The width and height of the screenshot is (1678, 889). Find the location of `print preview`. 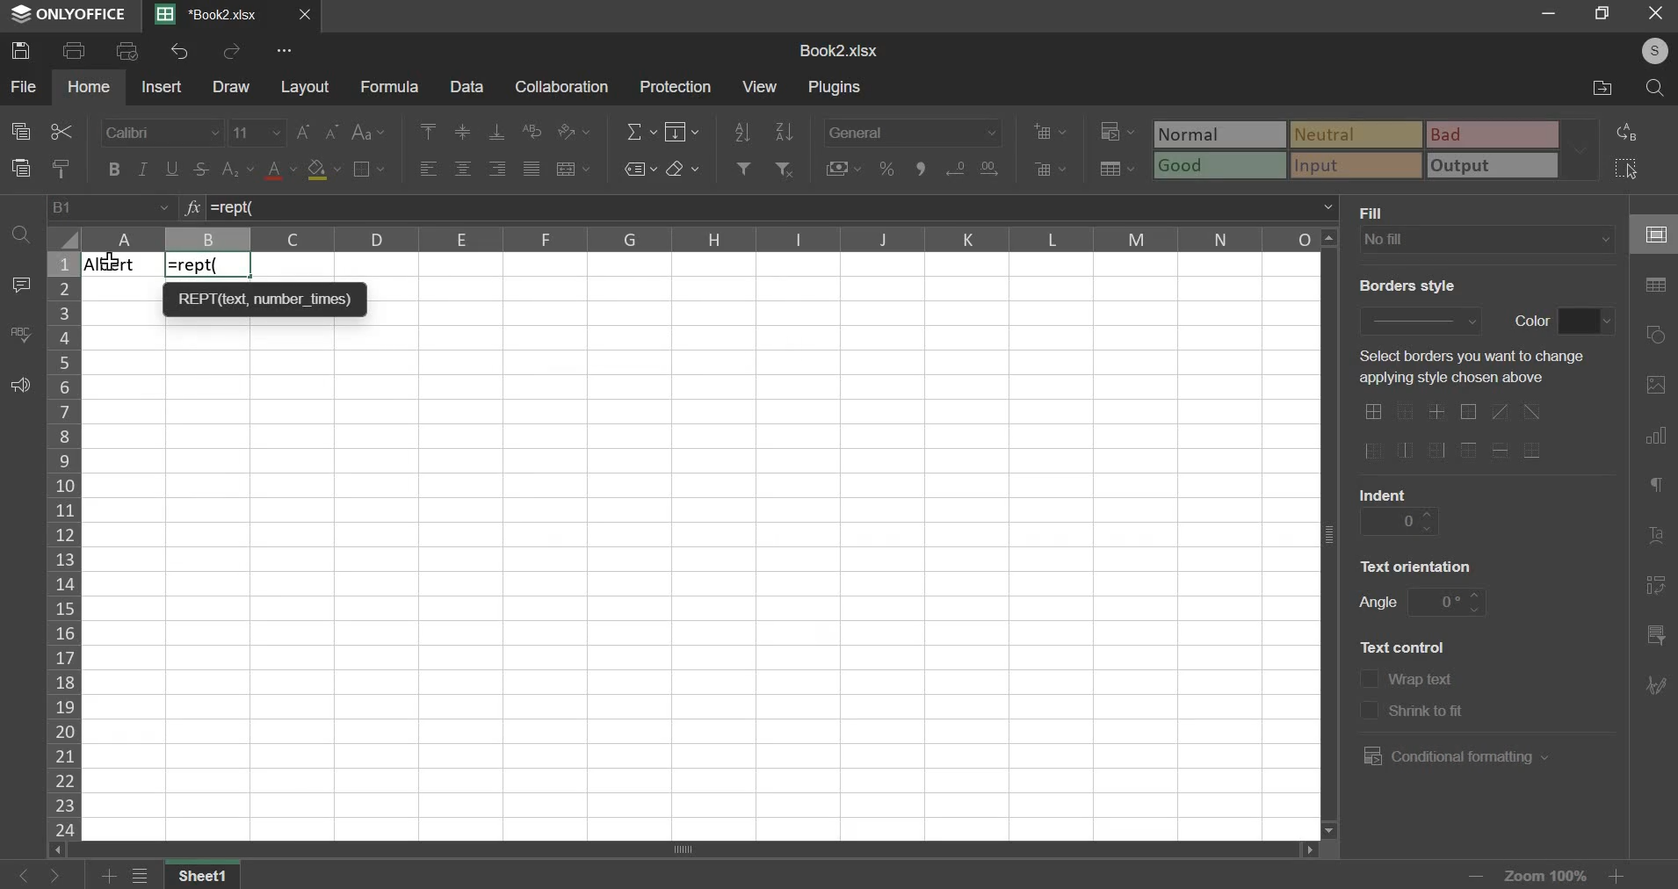

print preview is located at coordinates (128, 49).